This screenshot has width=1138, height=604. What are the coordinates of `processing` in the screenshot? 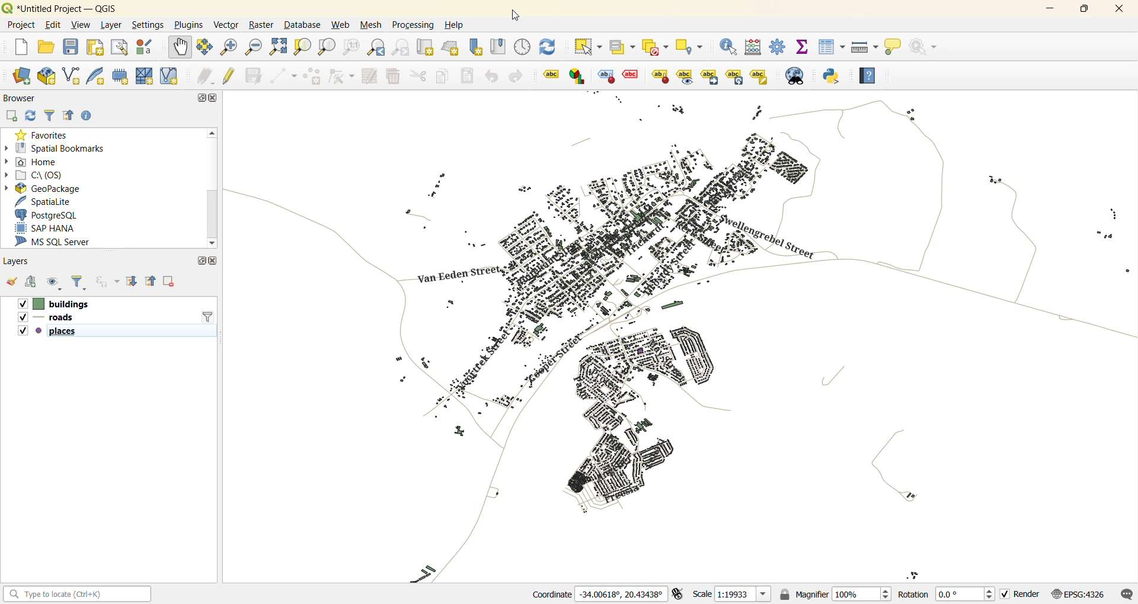 It's located at (415, 24).